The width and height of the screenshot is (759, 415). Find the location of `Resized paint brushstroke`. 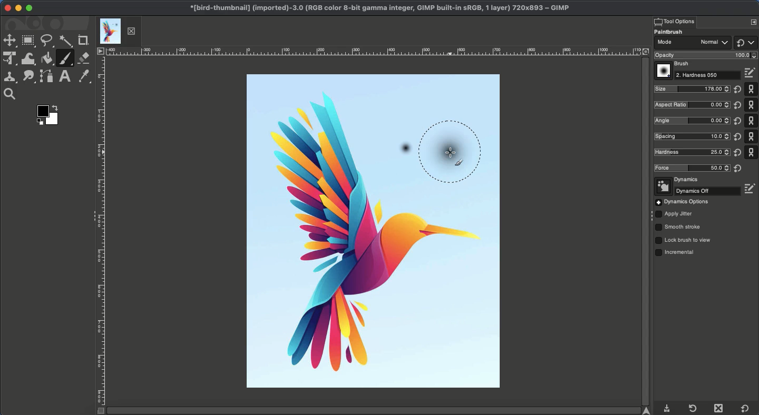

Resized paint brushstroke is located at coordinates (460, 151).